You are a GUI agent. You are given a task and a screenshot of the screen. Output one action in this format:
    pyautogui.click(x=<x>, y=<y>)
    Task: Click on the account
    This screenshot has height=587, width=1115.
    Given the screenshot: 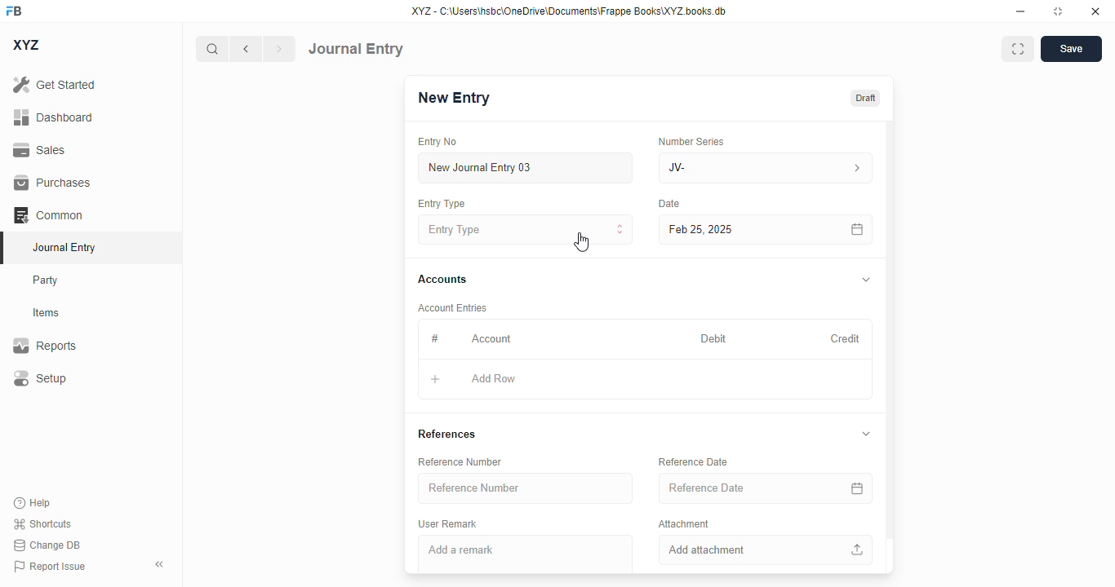 What is the action you would take?
    pyautogui.click(x=491, y=339)
    